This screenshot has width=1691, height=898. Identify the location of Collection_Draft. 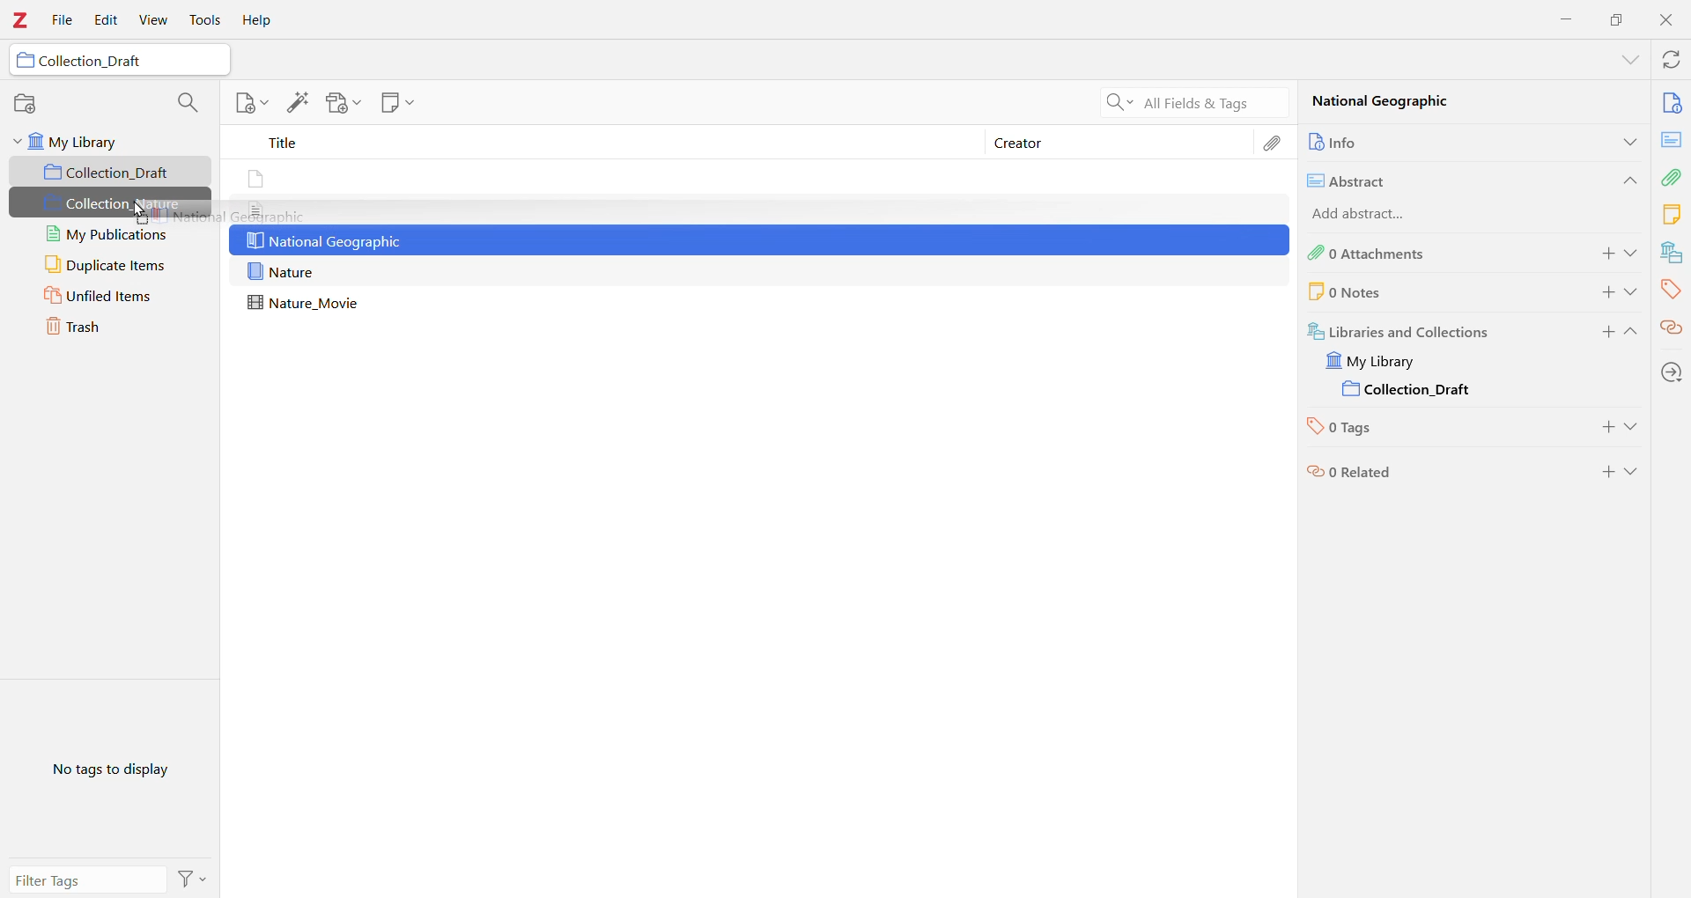
(112, 172).